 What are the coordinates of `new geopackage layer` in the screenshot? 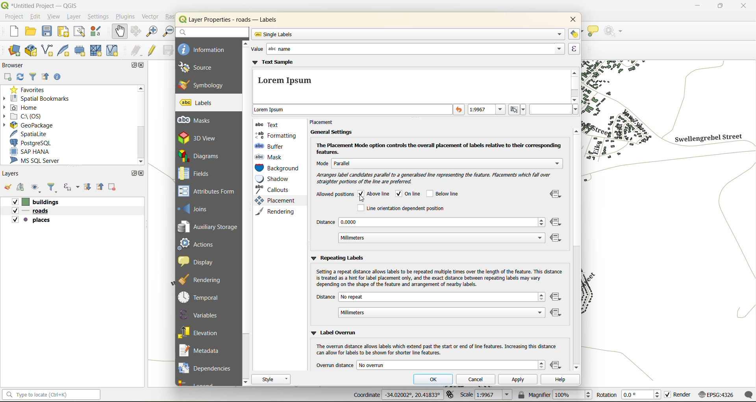 It's located at (33, 52).